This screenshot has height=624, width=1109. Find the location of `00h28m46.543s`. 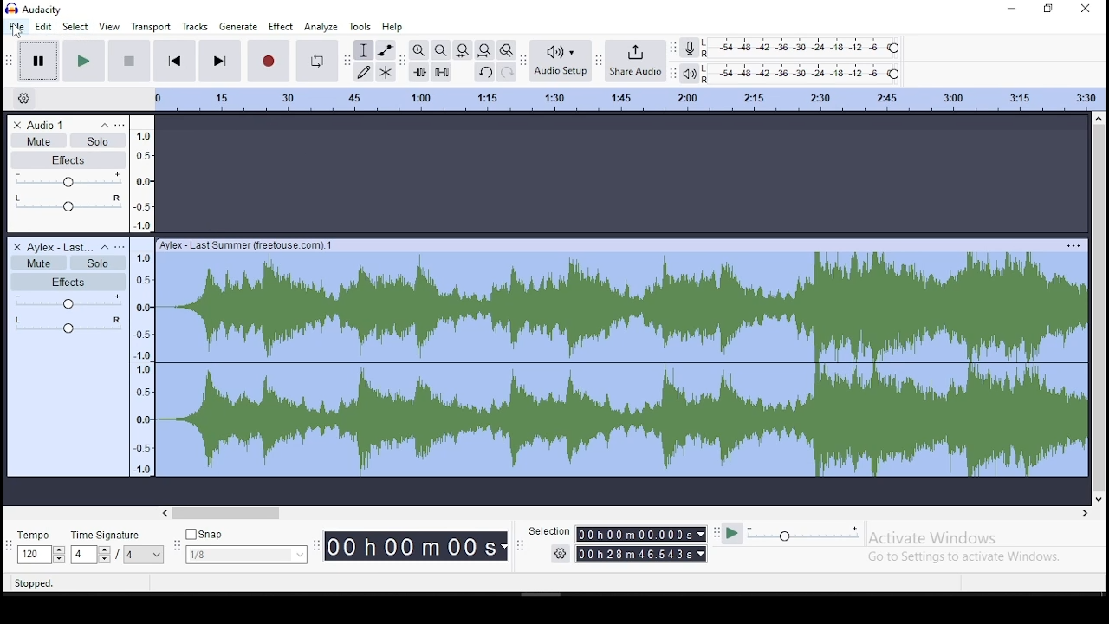

00h28m46.543s is located at coordinates (641, 555).